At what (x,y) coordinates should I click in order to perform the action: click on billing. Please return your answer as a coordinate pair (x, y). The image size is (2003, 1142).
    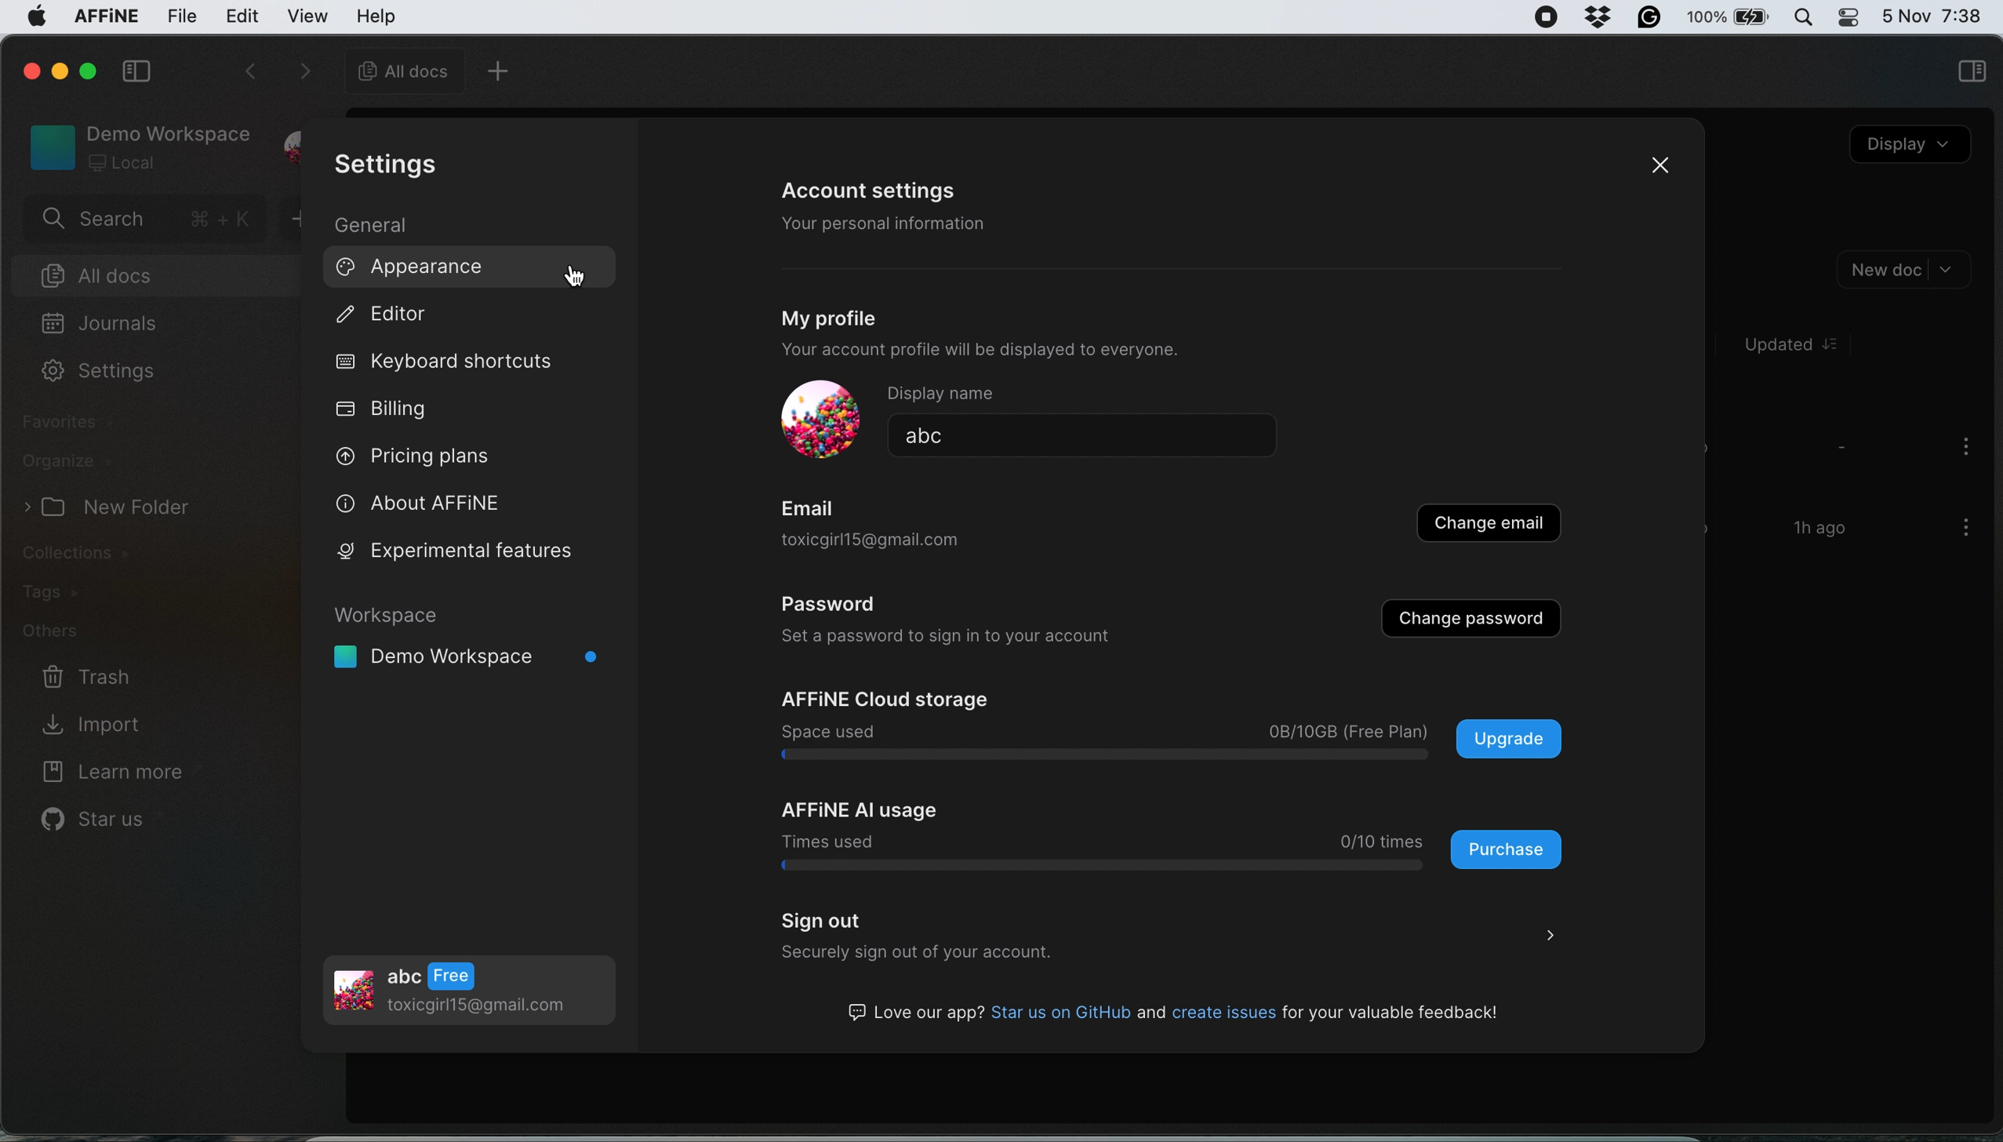
    Looking at the image, I should click on (386, 409).